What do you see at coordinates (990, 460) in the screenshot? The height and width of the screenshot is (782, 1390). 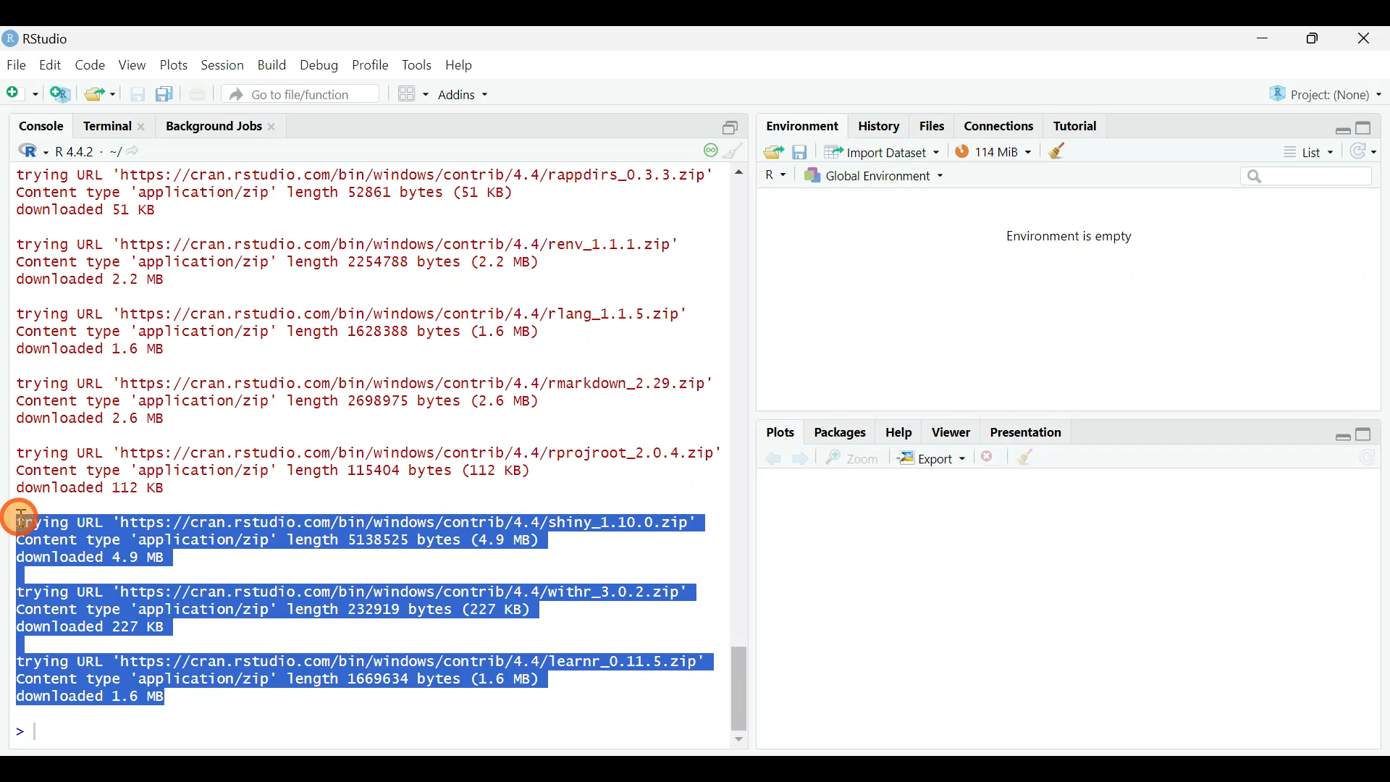 I see `remove the current plot` at bounding box center [990, 460].